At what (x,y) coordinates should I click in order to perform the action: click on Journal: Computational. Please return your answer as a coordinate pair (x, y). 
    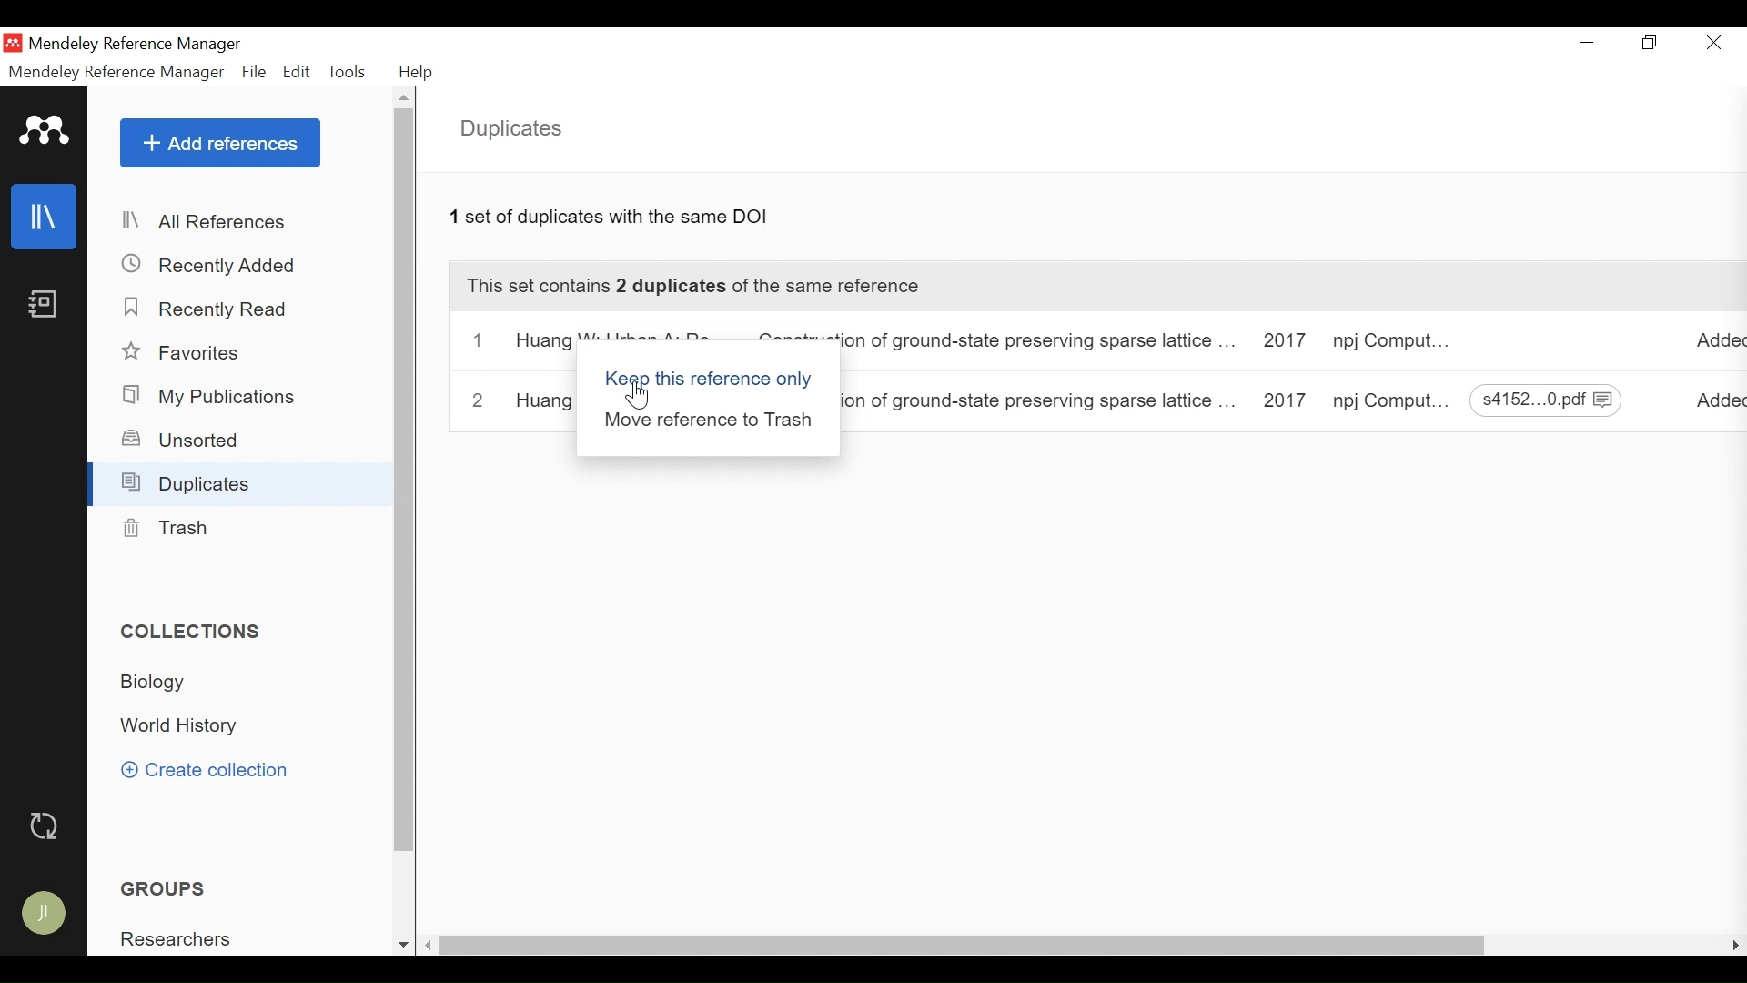
    Looking at the image, I should click on (1393, 344).